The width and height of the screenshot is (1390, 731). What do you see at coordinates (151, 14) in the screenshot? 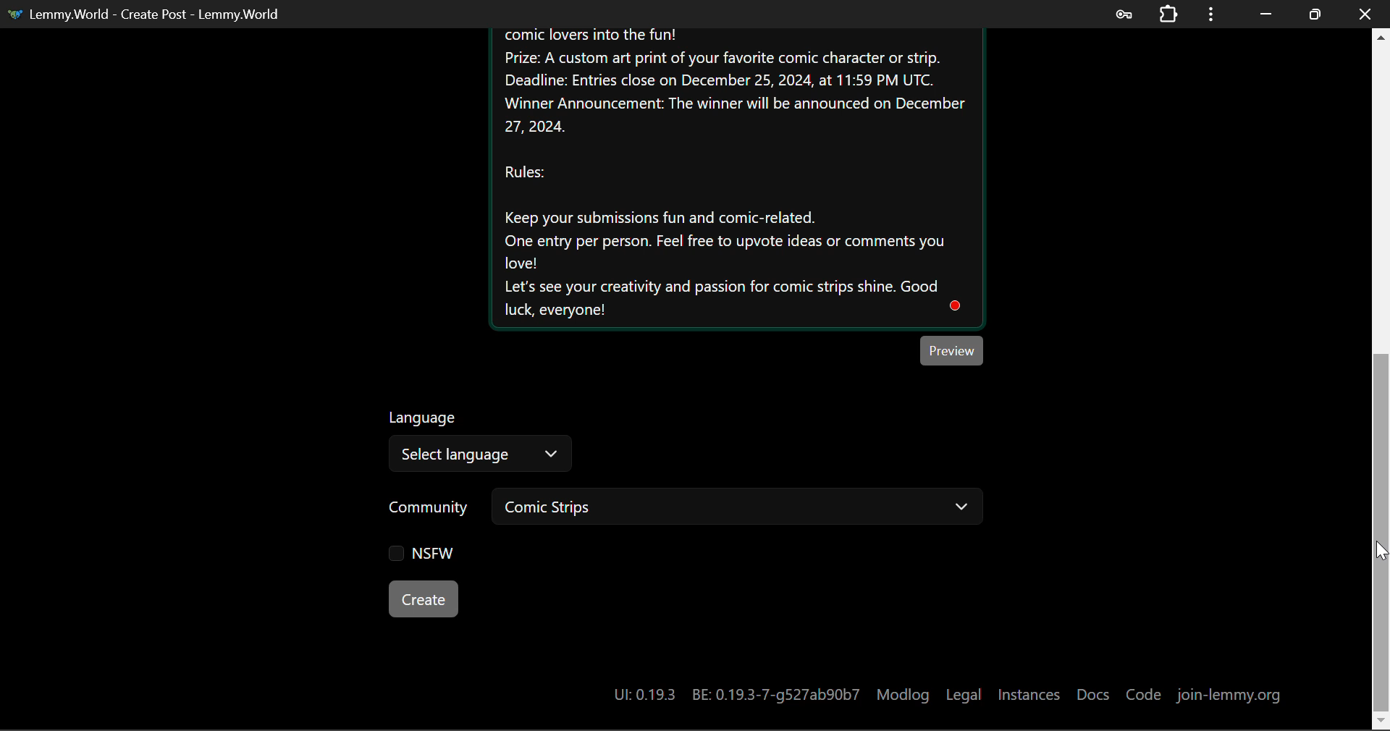
I see `Lemmy.World- Create Post - Lemmy.World` at bounding box center [151, 14].